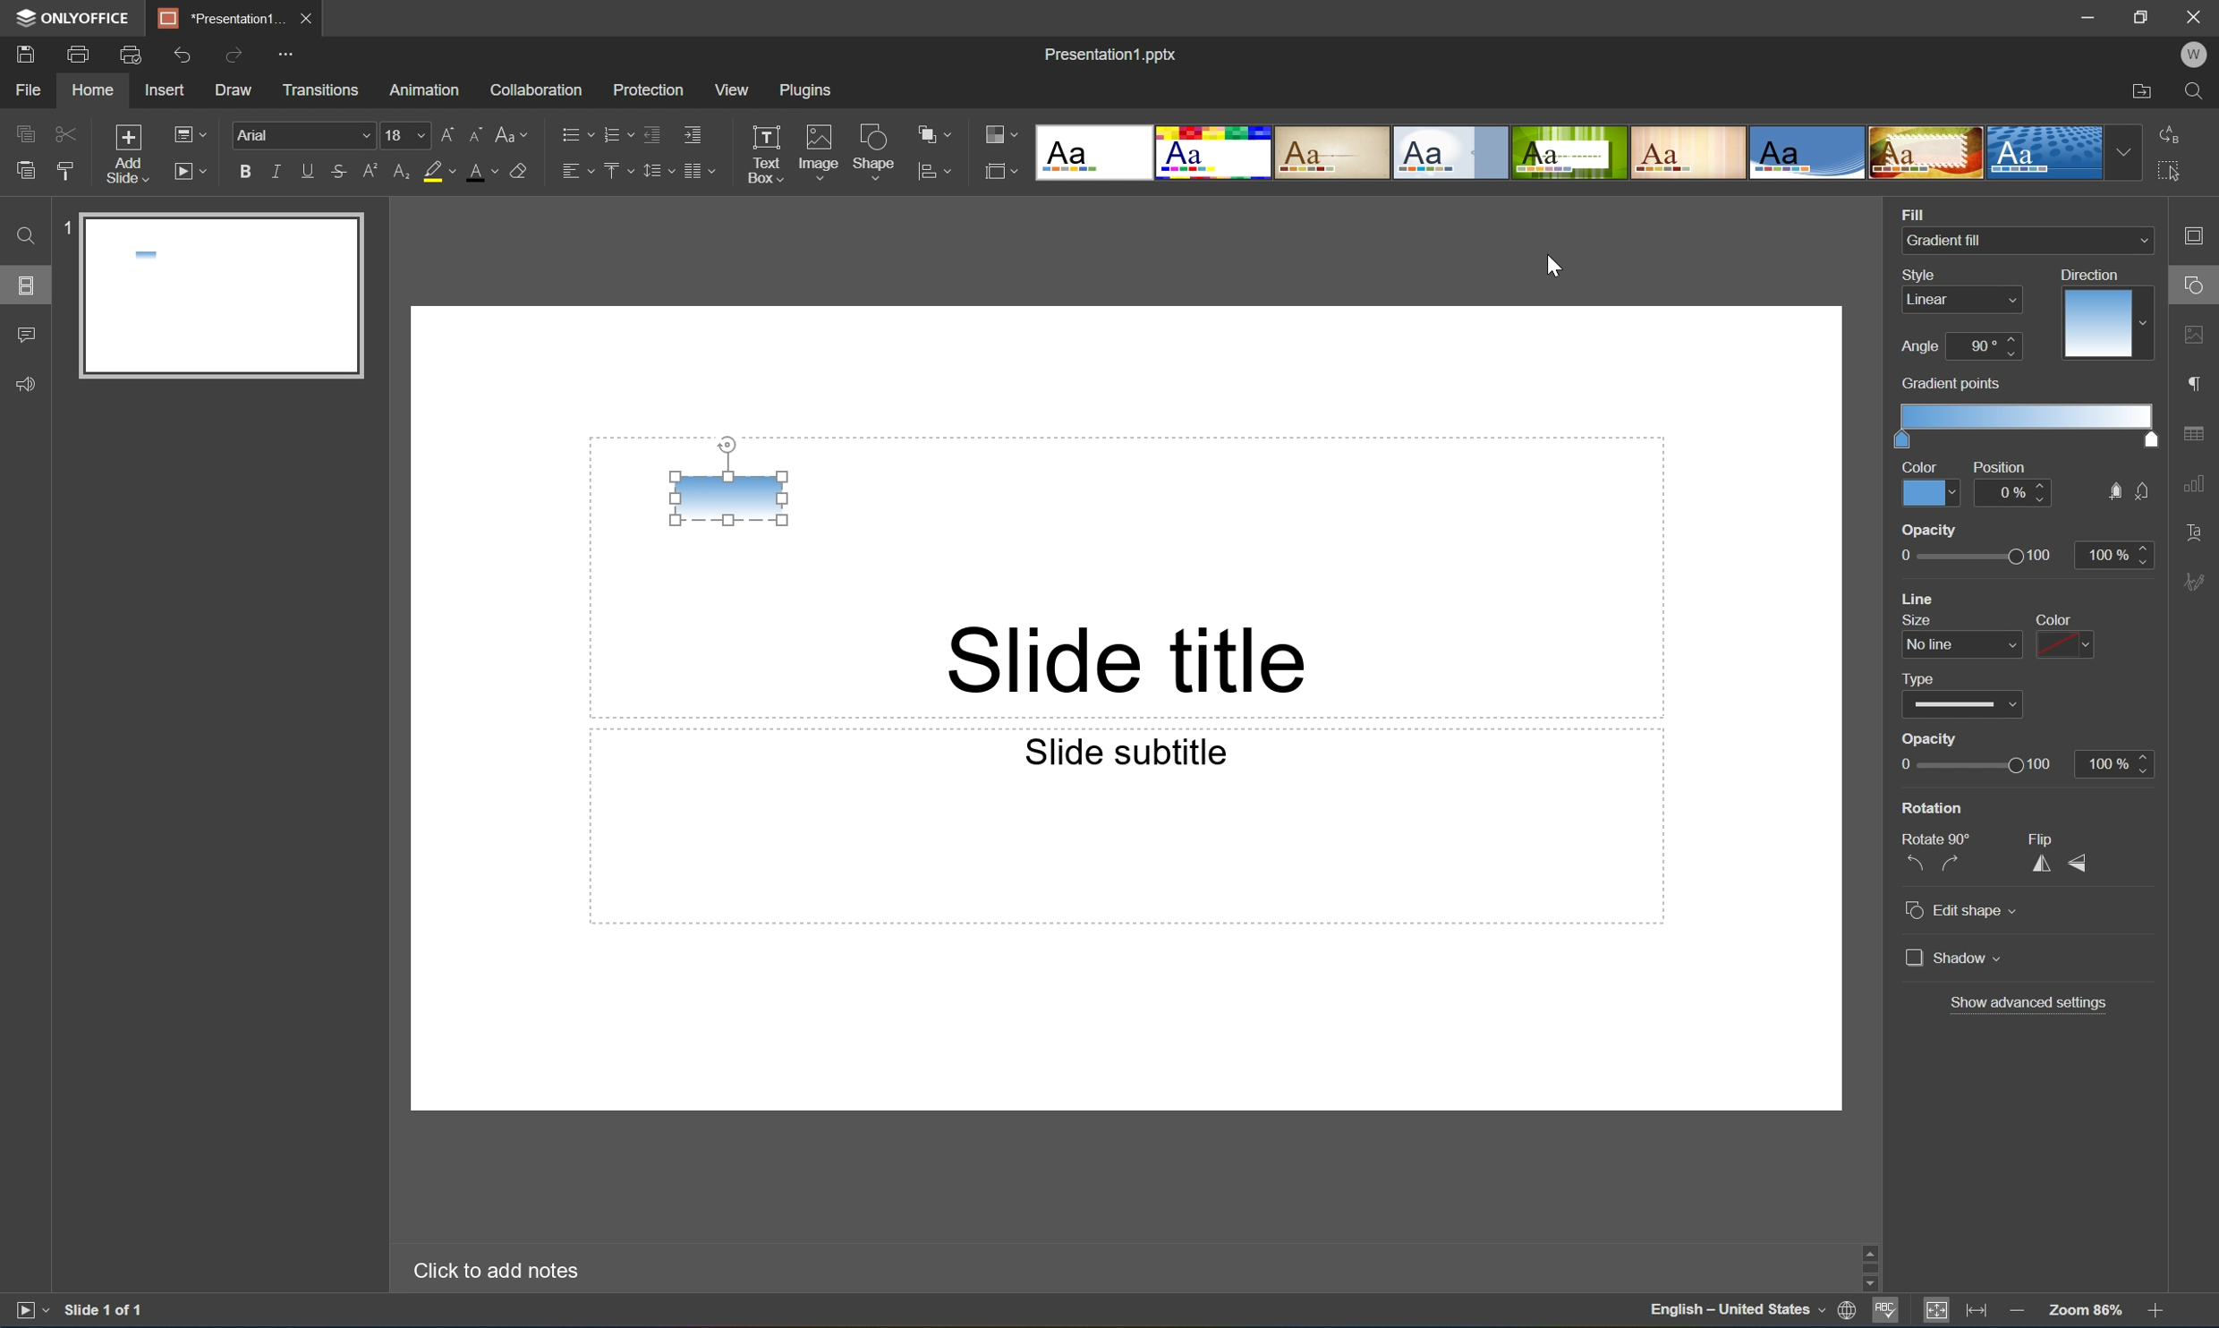  What do you see at coordinates (70, 17) in the screenshot?
I see `ONYOFFICE` at bounding box center [70, 17].